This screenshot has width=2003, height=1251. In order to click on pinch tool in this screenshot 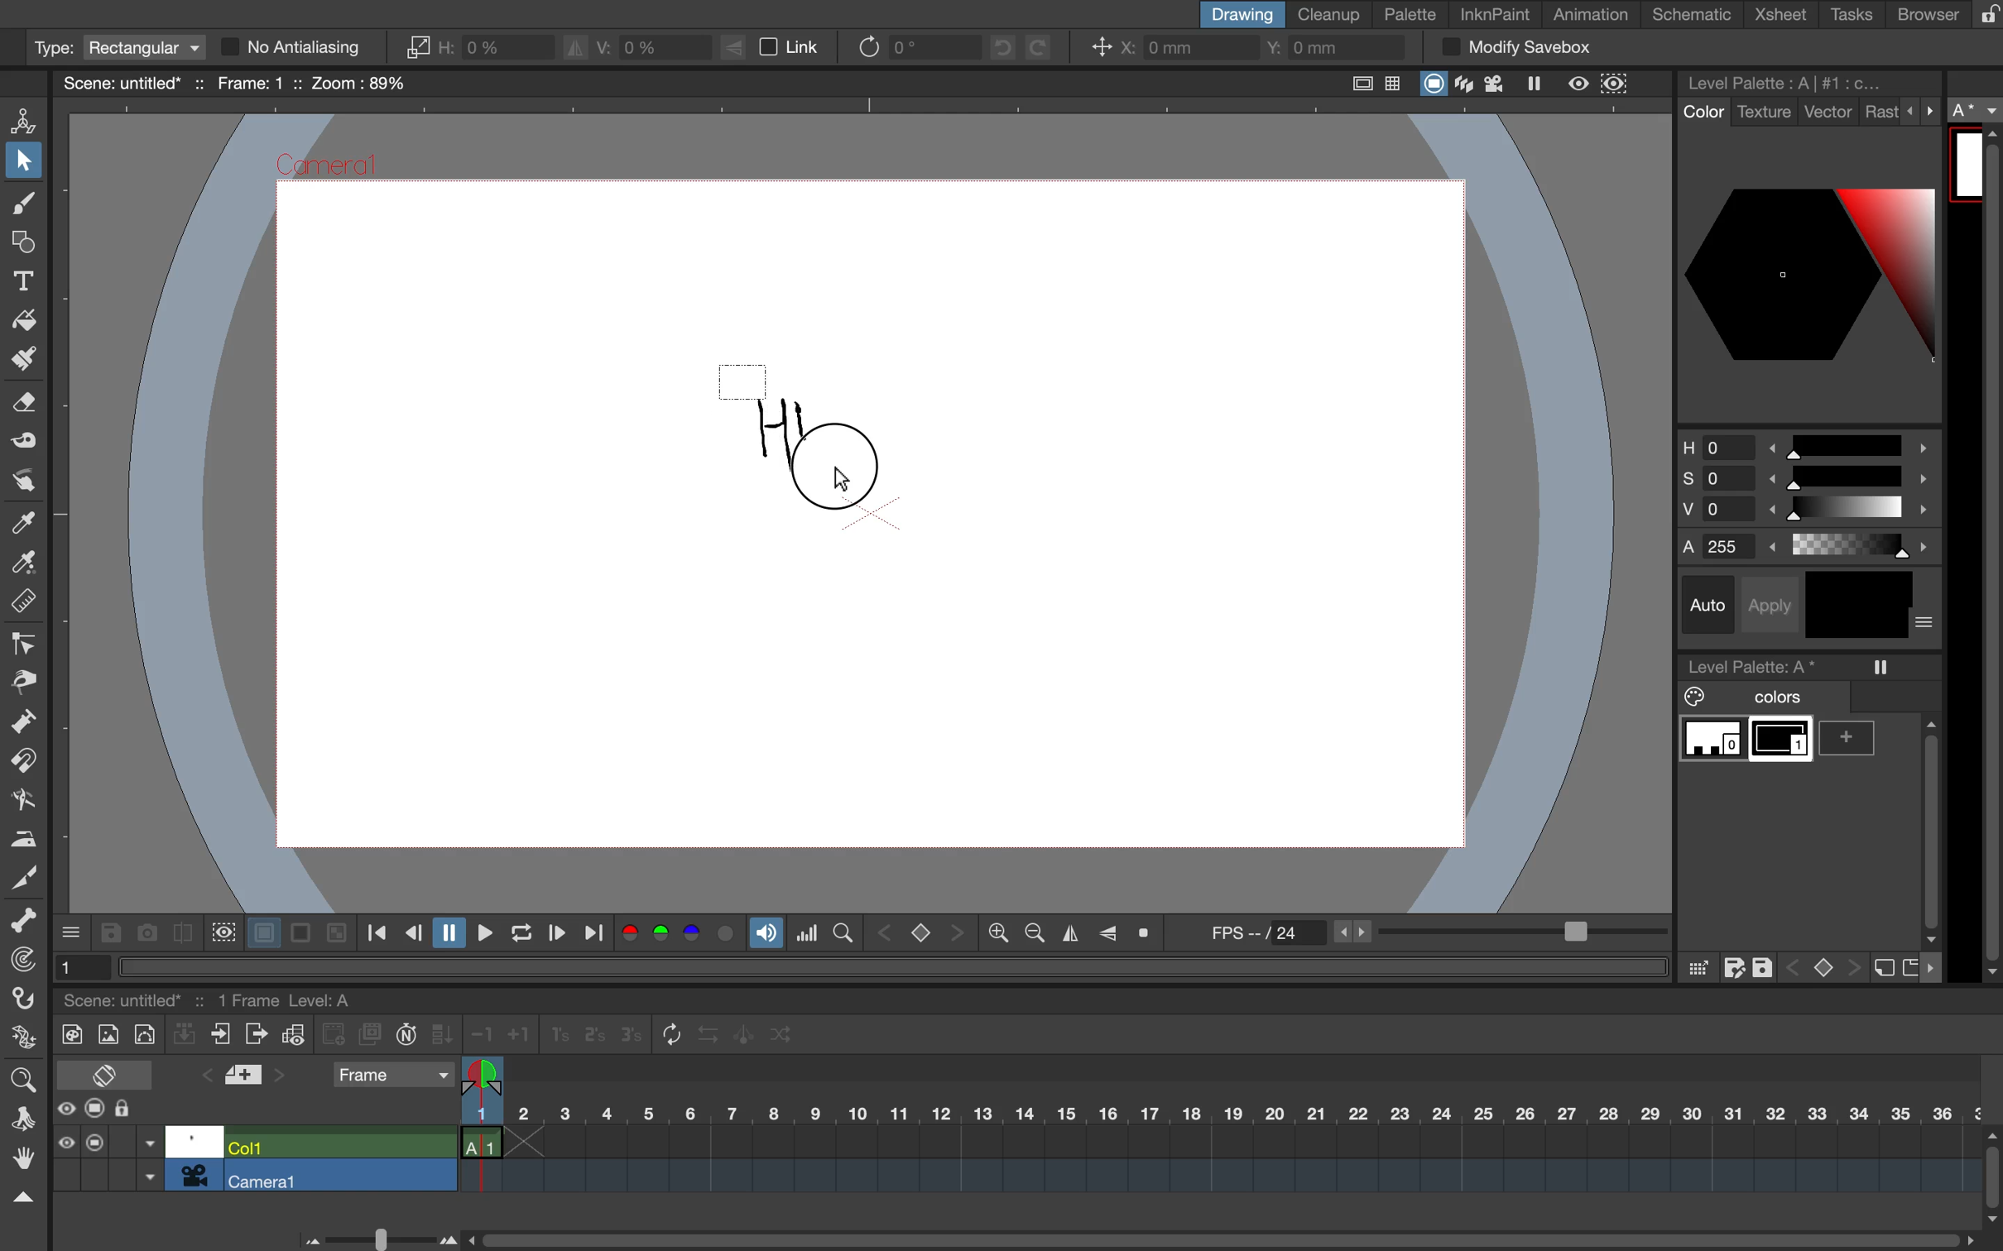, I will do `click(25, 681)`.